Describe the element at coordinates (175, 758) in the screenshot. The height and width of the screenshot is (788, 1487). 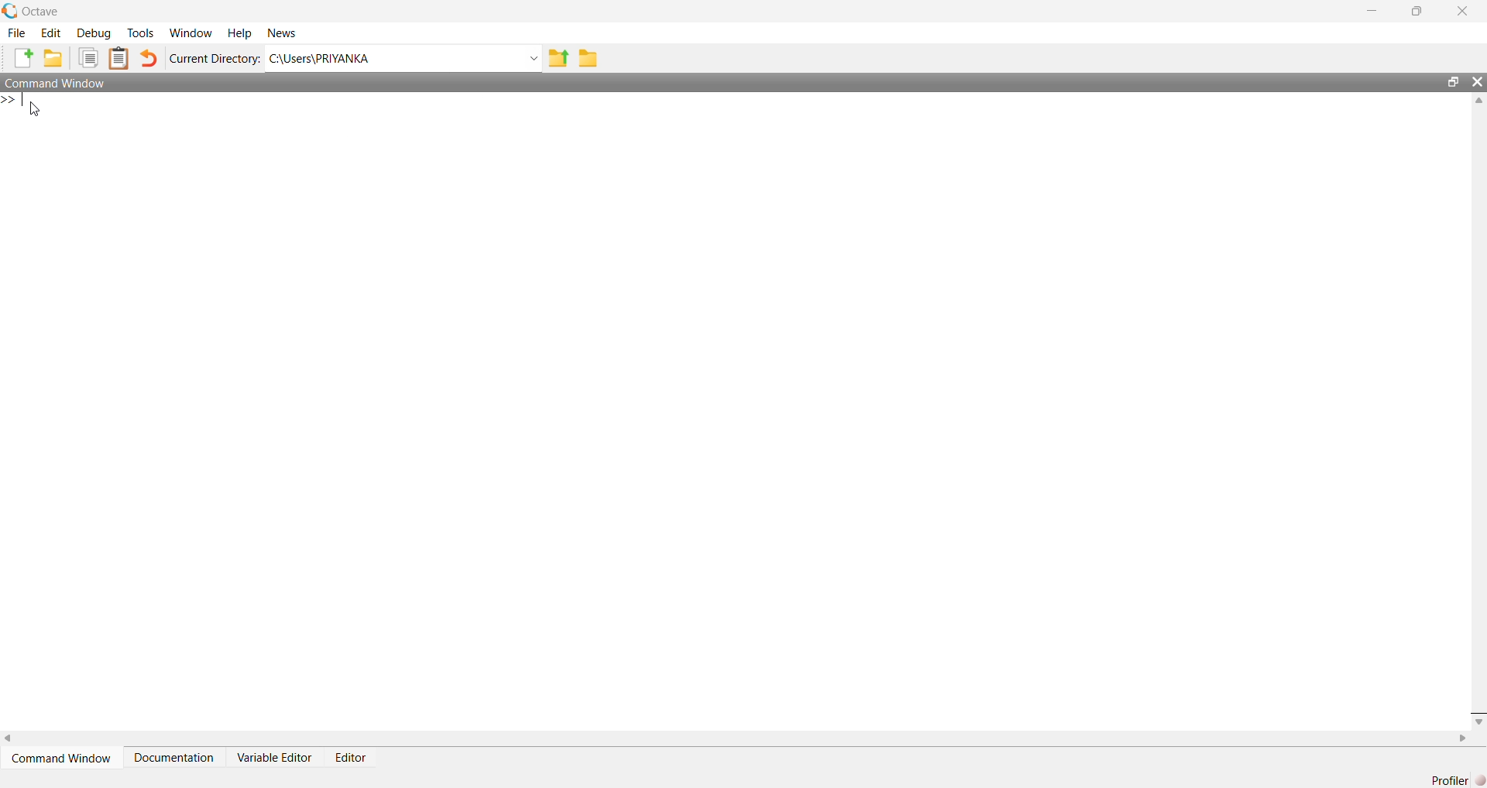
I see `Documentation` at that location.